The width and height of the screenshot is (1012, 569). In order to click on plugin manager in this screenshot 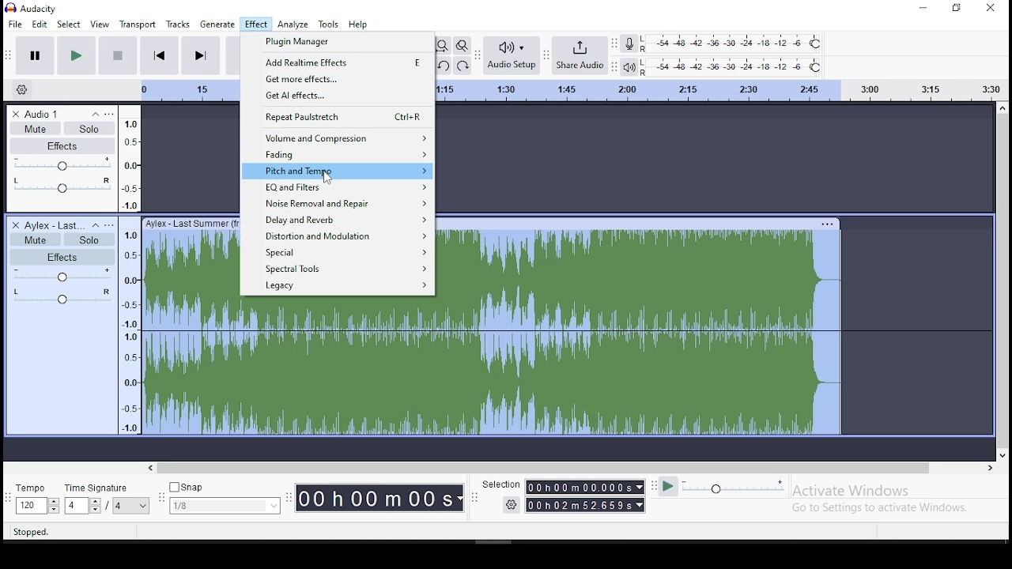, I will do `click(335, 43)`.